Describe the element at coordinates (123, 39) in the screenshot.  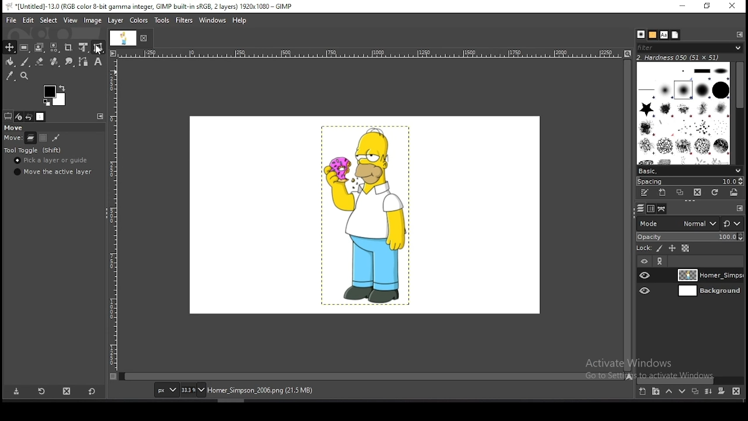
I see `document tab` at that location.